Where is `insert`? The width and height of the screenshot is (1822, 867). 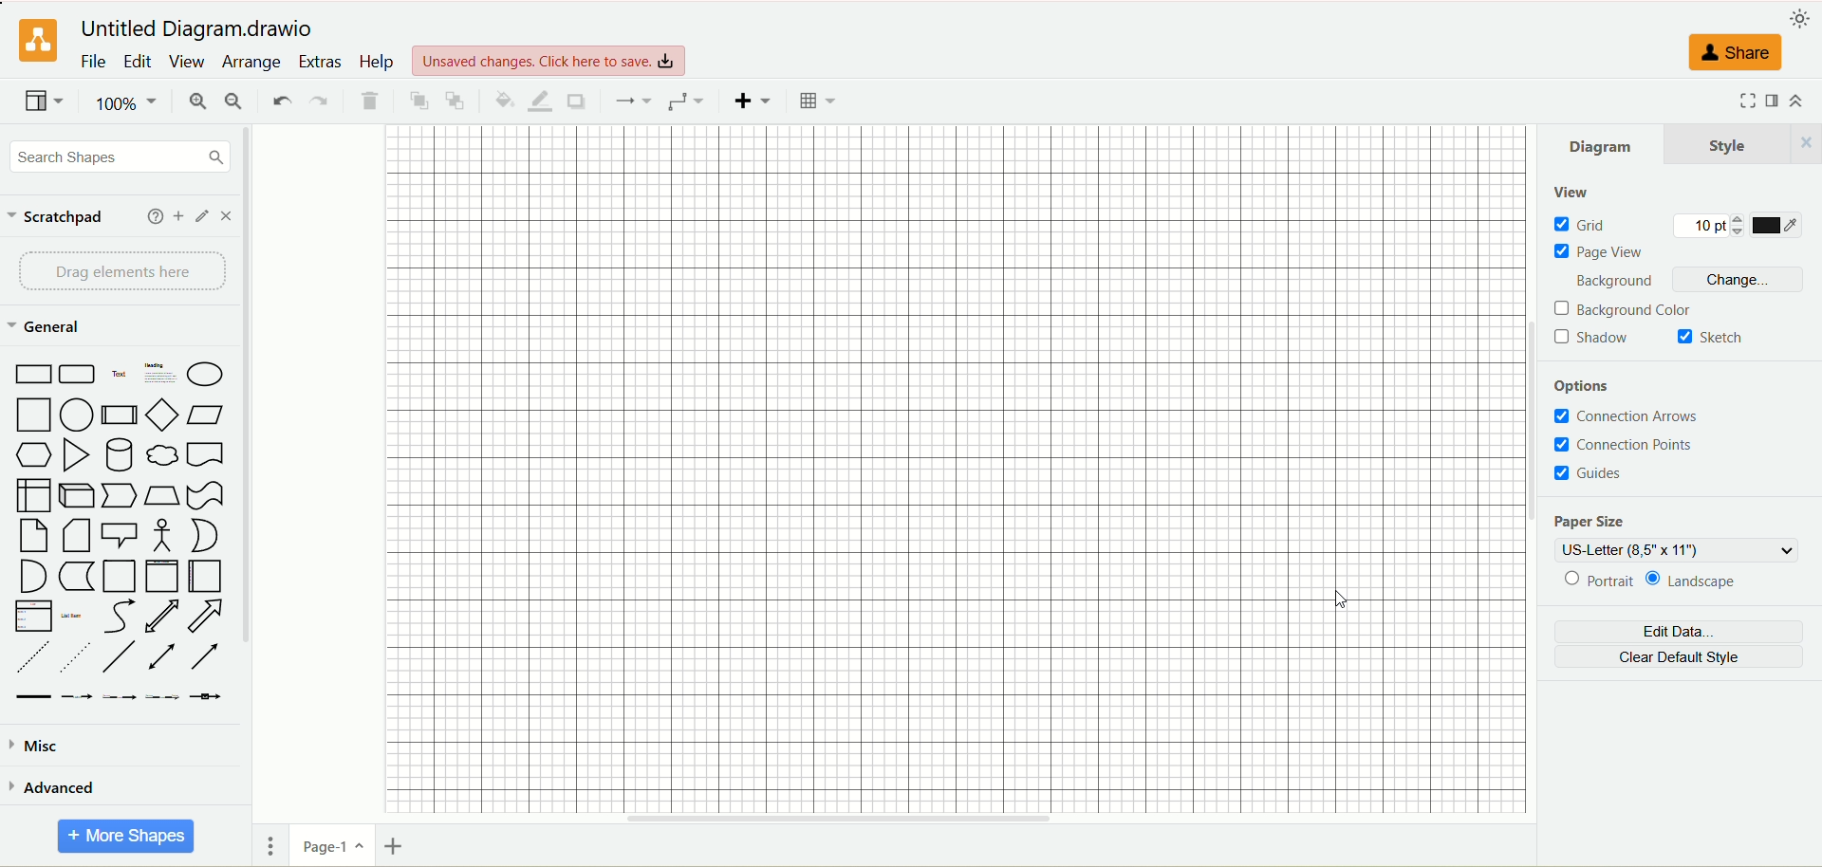 insert is located at coordinates (753, 101).